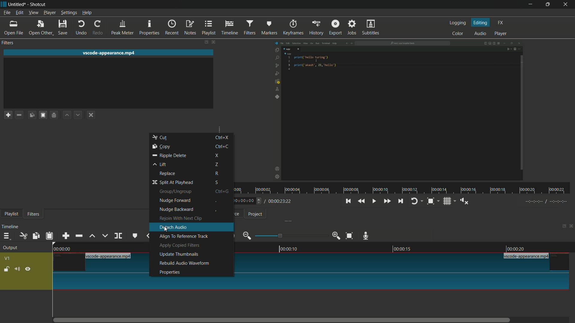 The image size is (575, 323). Describe the element at coordinates (110, 53) in the screenshot. I see `import file name` at that location.